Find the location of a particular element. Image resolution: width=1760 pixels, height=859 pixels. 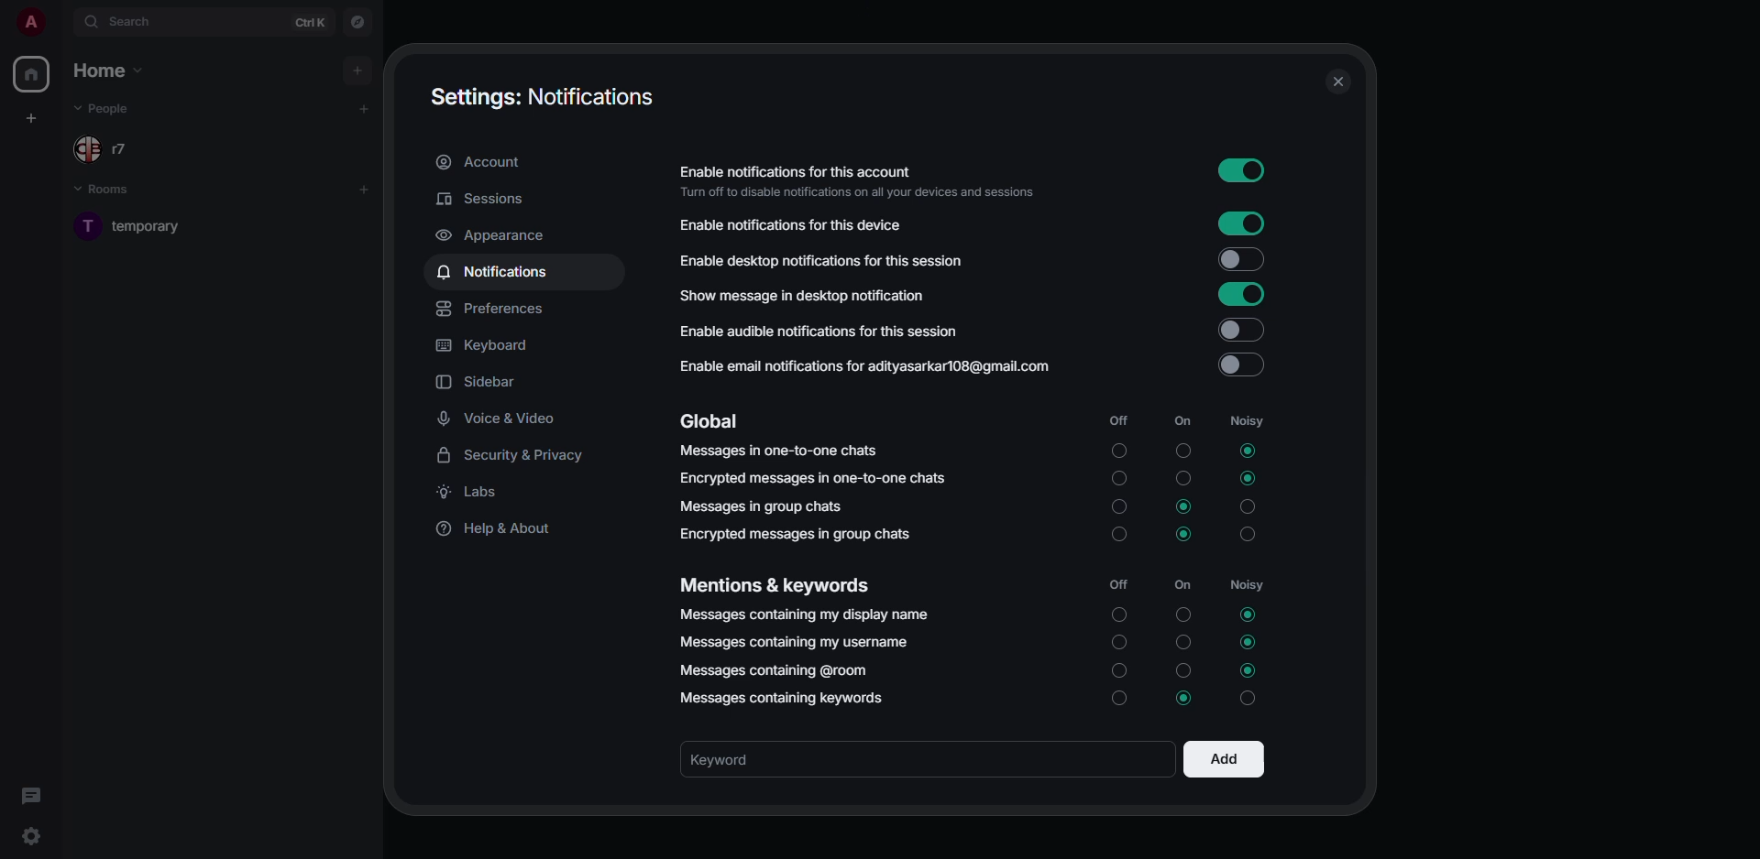

sessions is located at coordinates (480, 199).